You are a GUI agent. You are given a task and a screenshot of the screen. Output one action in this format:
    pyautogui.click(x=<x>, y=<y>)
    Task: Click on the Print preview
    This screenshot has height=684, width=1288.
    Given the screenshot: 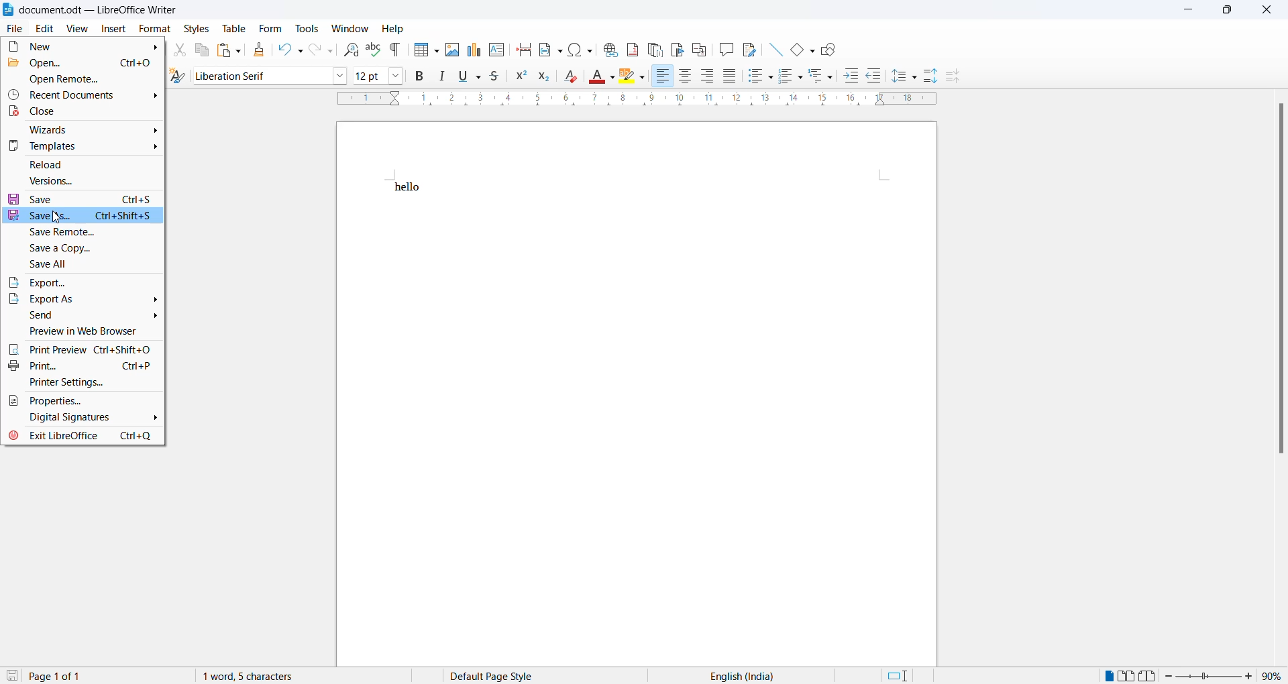 What is the action you would take?
    pyautogui.click(x=83, y=350)
    